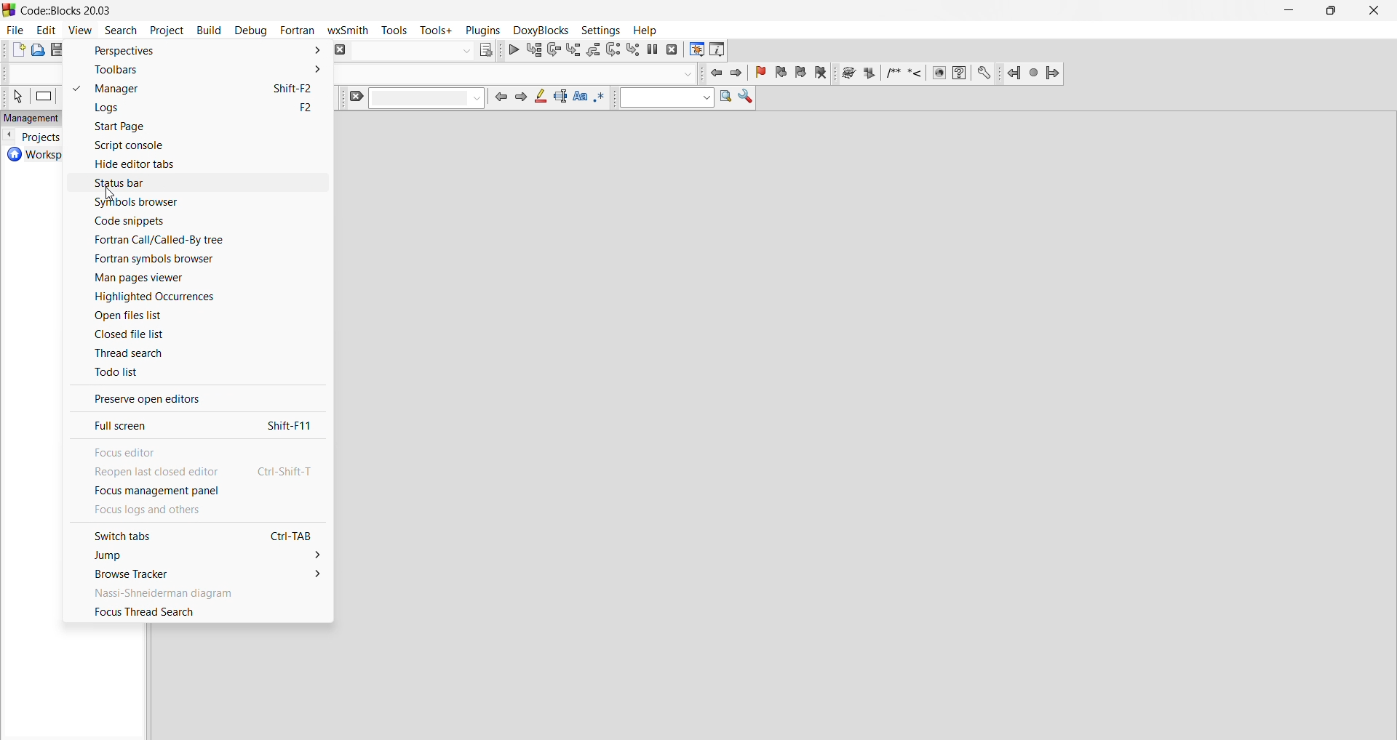 The image size is (1397, 740). Describe the element at coordinates (423, 52) in the screenshot. I see `show the select target dialog` at that location.